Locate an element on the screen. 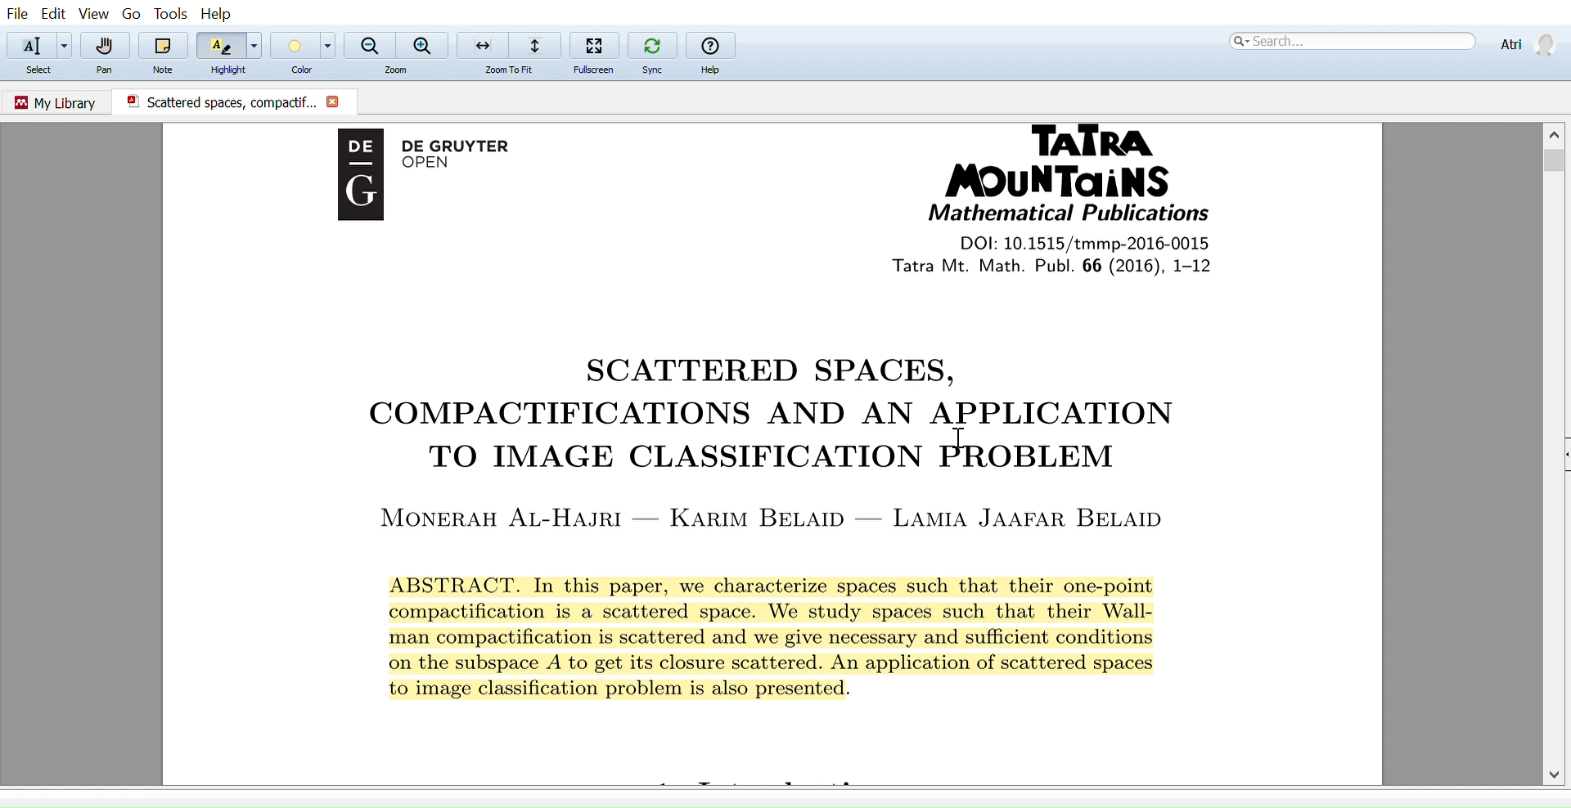  Help is located at coordinates (713, 70).